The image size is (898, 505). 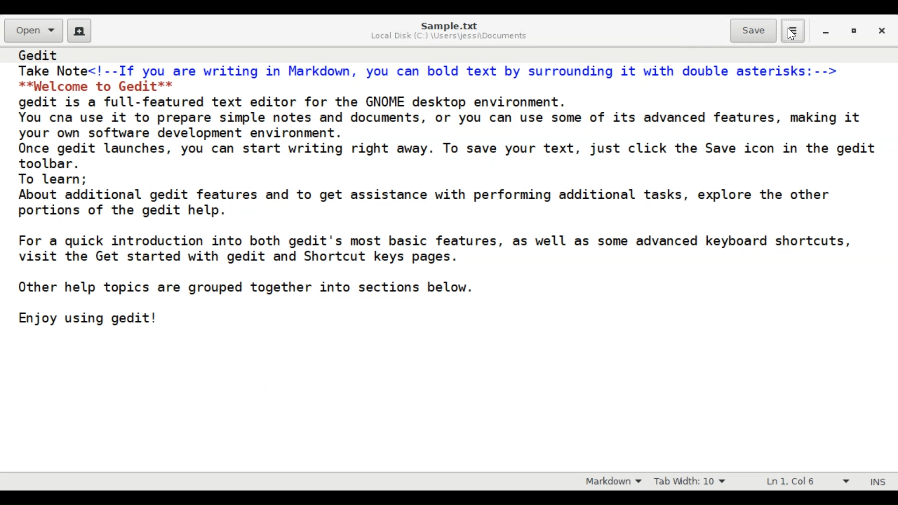 What do you see at coordinates (856, 33) in the screenshot?
I see `restore` at bounding box center [856, 33].